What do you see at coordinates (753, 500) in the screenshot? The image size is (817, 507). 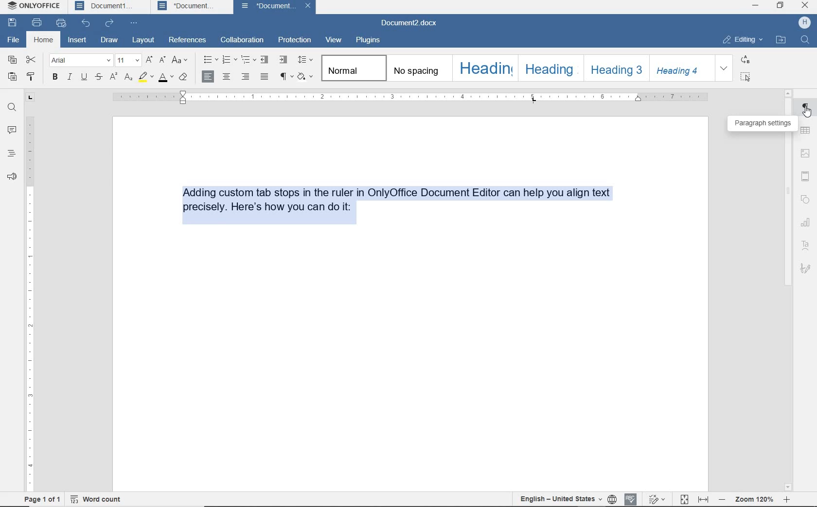 I see `zoom 120%` at bounding box center [753, 500].